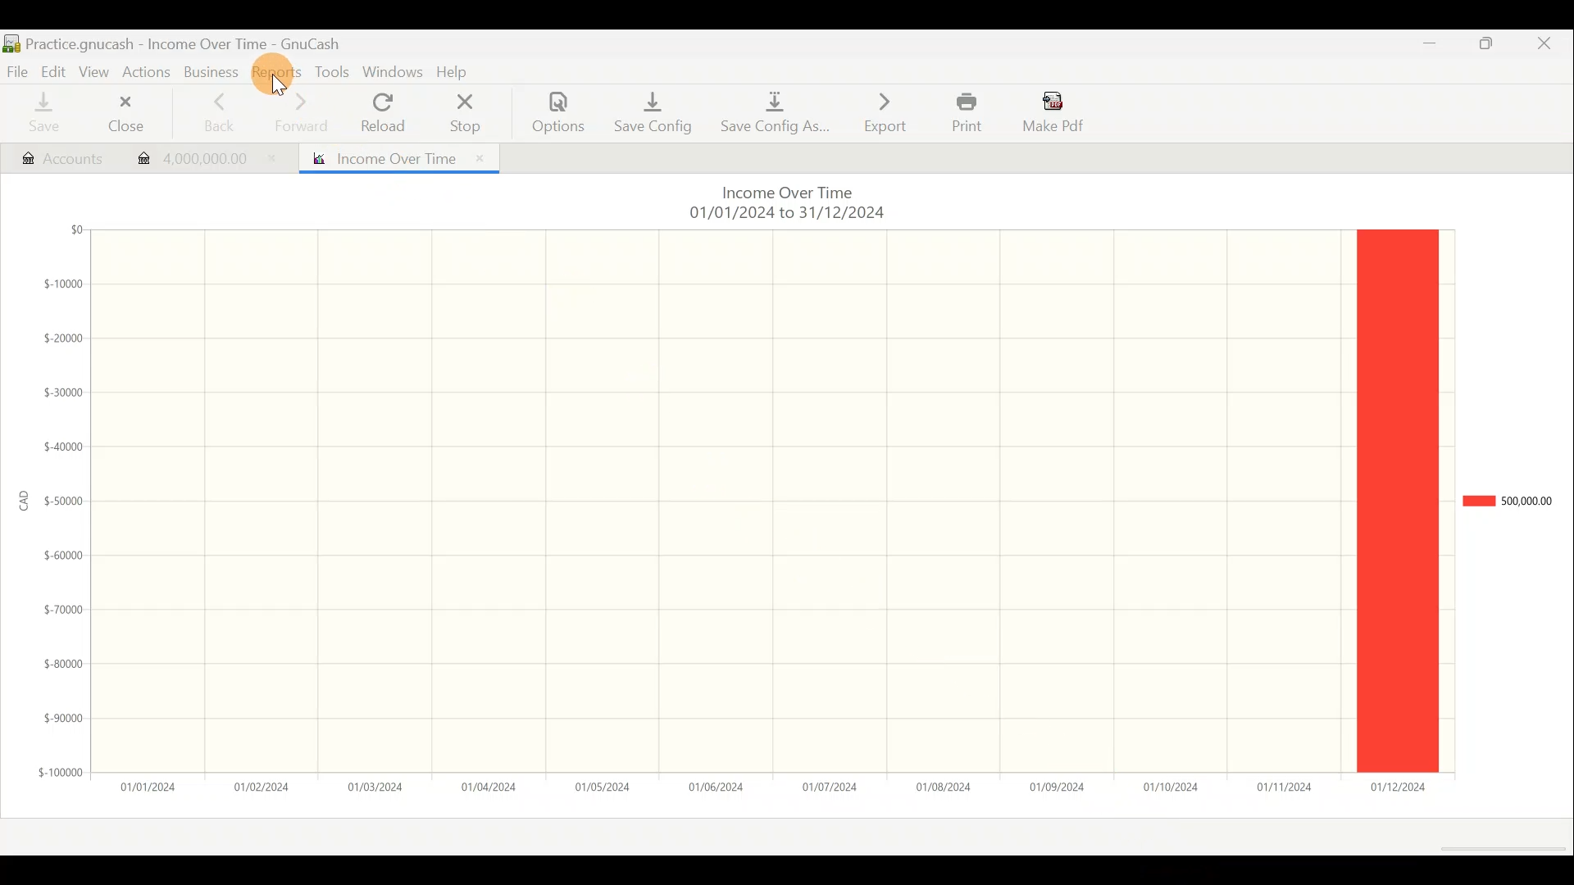 This screenshot has width=1574, height=885. What do you see at coordinates (646, 112) in the screenshot?
I see `Save config` at bounding box center [646, 112].